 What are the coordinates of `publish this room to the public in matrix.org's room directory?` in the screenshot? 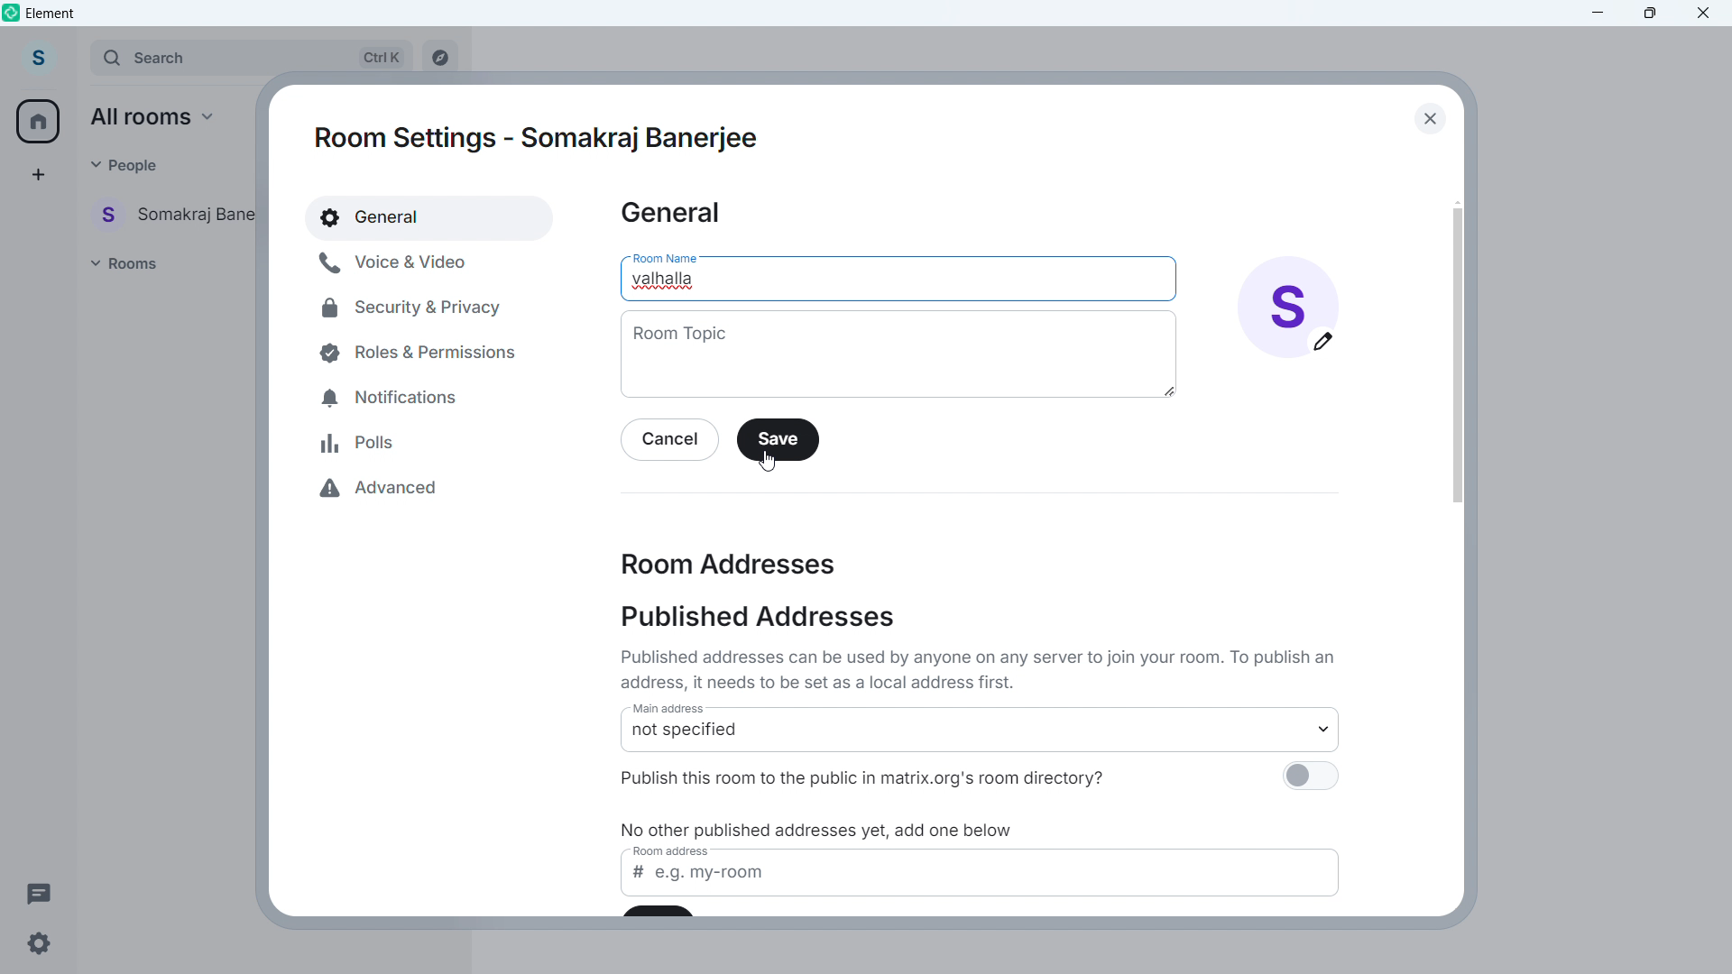 It's located at (890, 776).